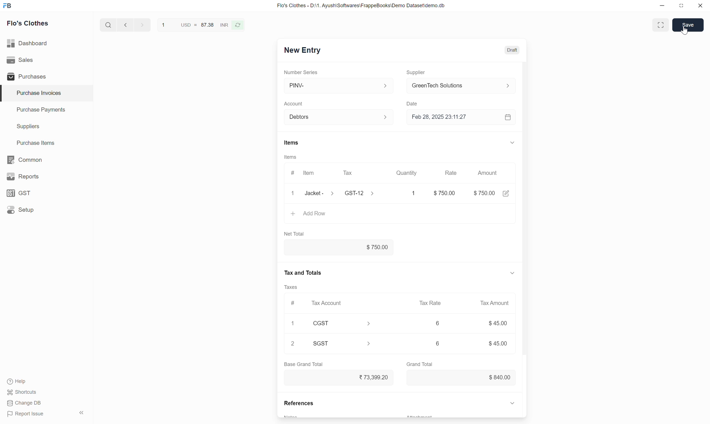  What do you see at coordinates (340, 85) in the screenshot?
I see `PINV-` at bounding box center [340, 85].